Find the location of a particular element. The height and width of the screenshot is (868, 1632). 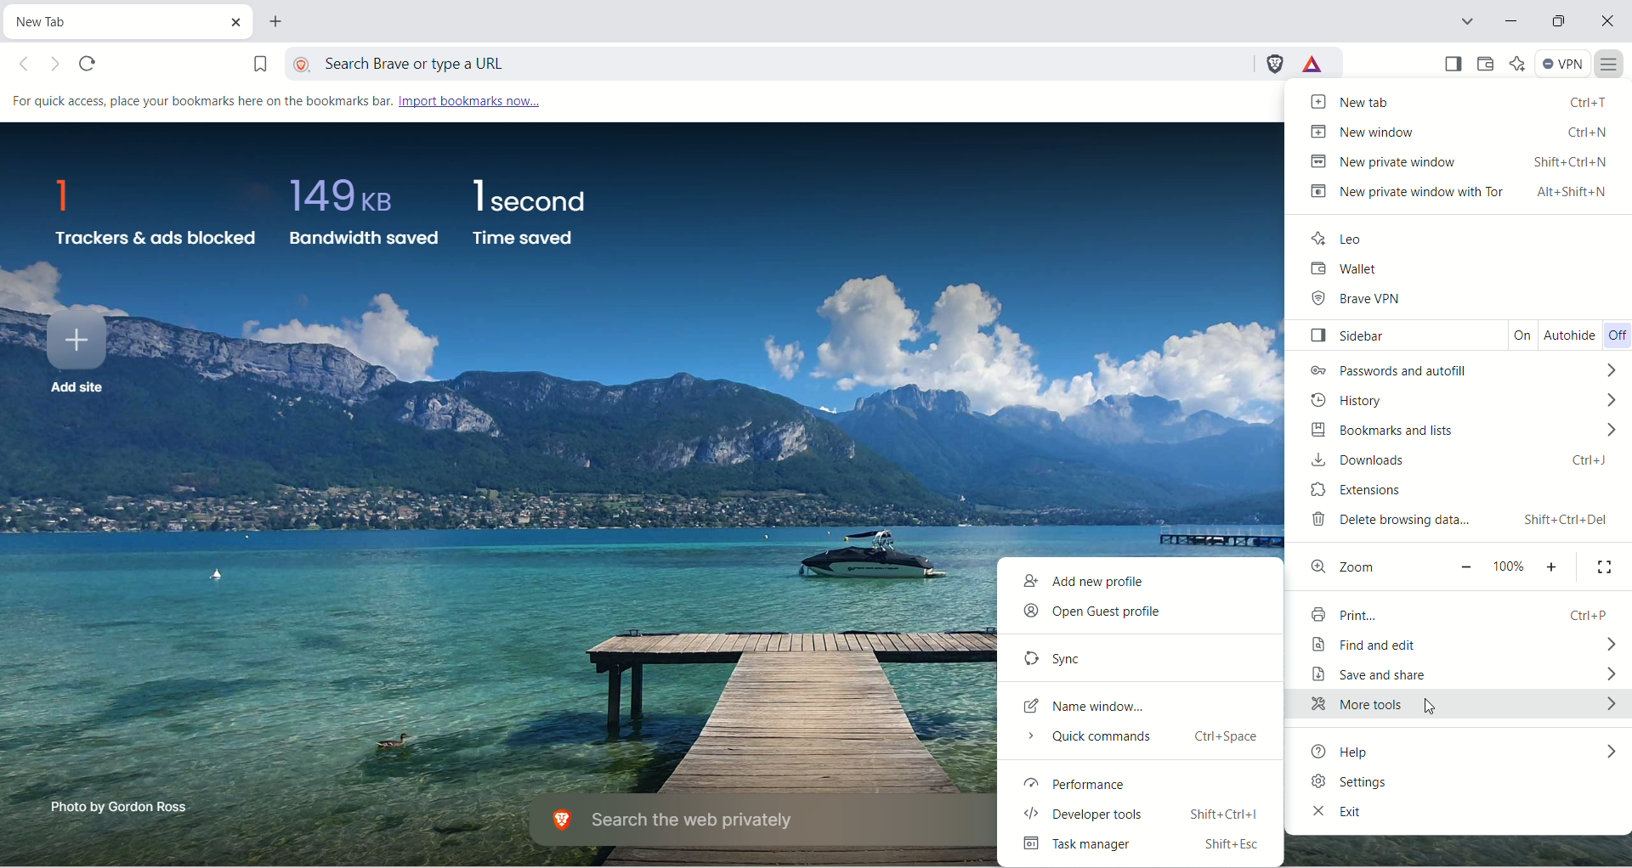

task manager is located at coordinates (1148, 849).